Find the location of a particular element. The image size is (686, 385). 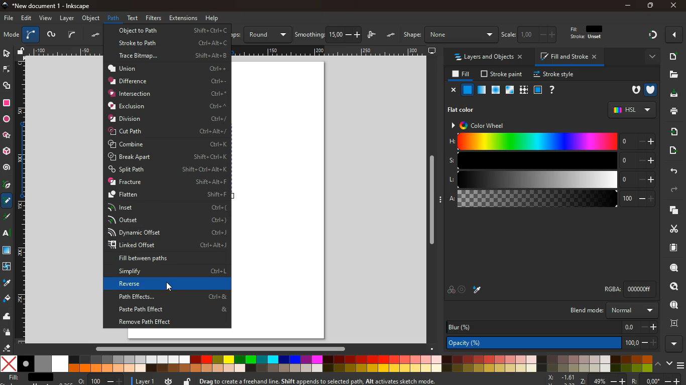

fill is located at coordinates (591, 33).